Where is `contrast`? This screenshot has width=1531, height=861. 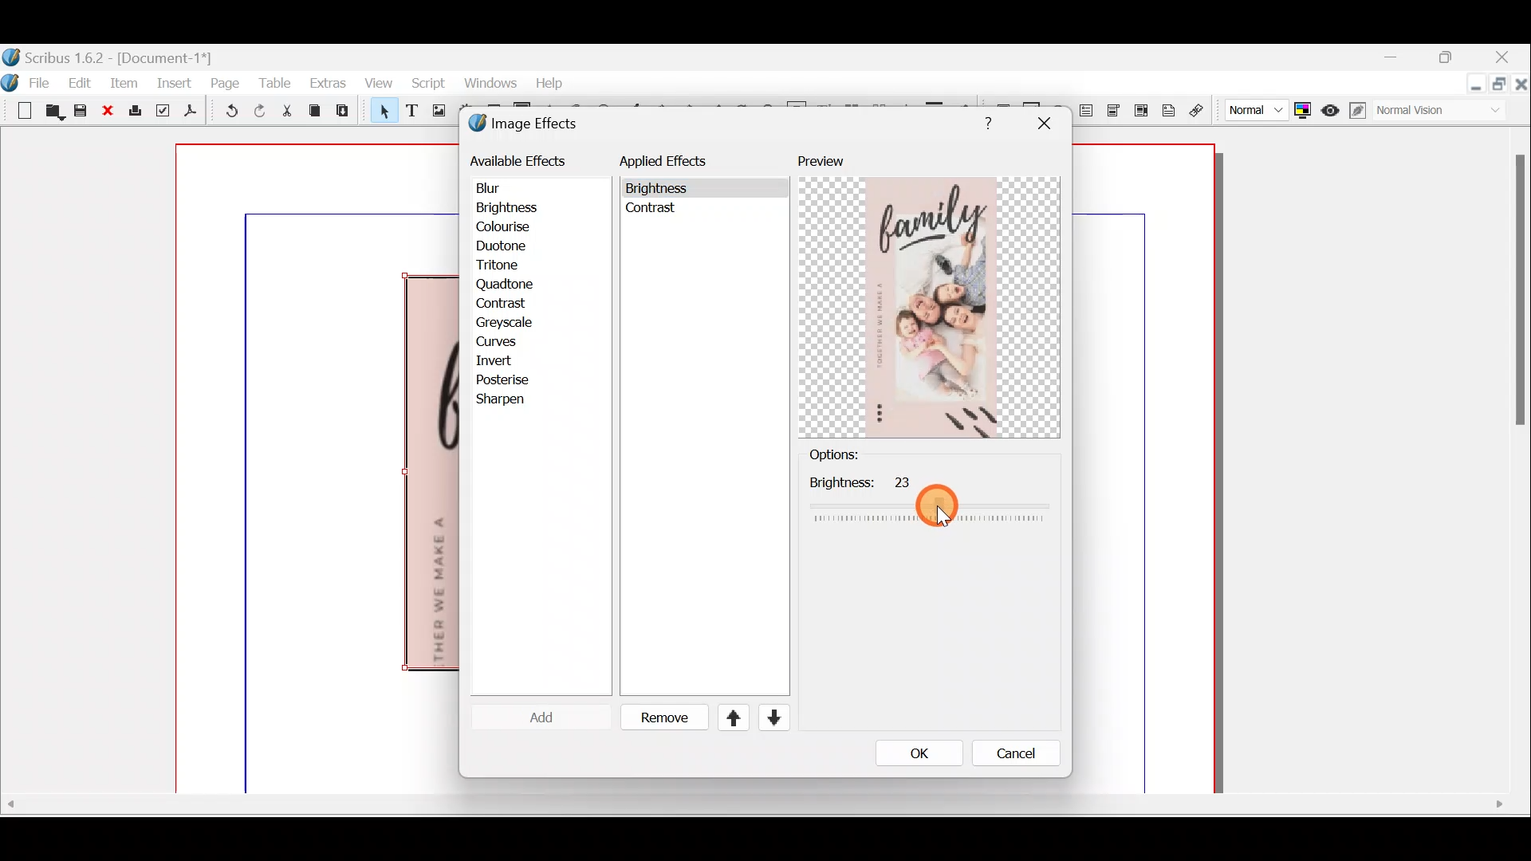
contrast is located at coordinates (654, 212).